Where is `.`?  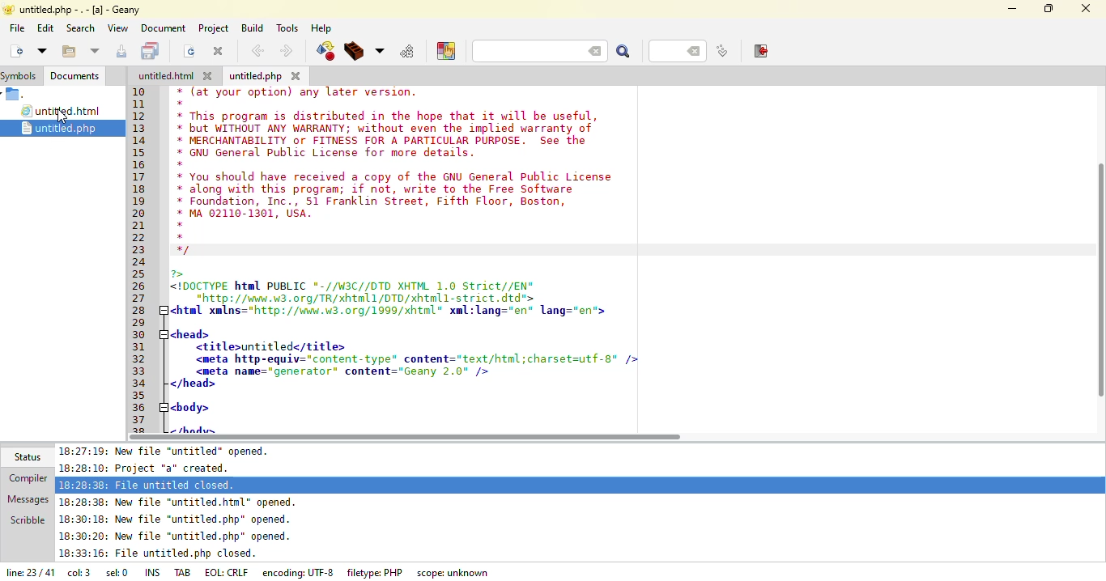
. is located at coordinates (14, 95).